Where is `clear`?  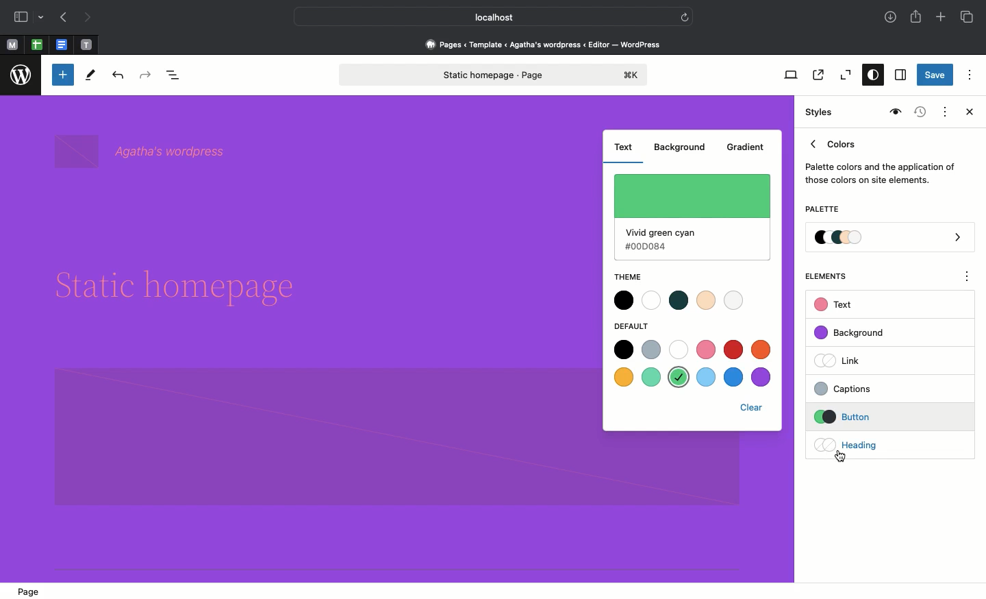 clear is located at coordinates (755, 408).